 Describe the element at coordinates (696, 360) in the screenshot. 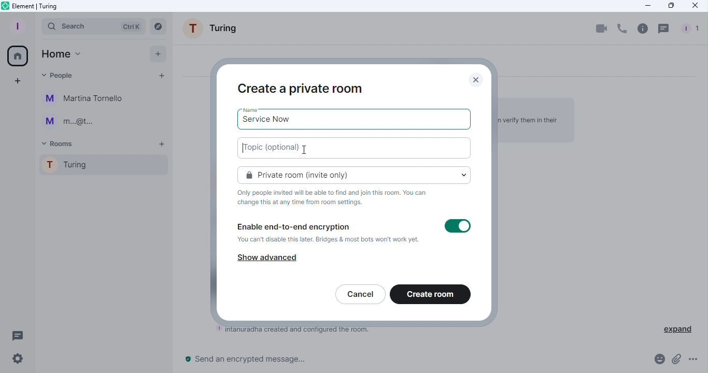

I see `More Options` at that location.